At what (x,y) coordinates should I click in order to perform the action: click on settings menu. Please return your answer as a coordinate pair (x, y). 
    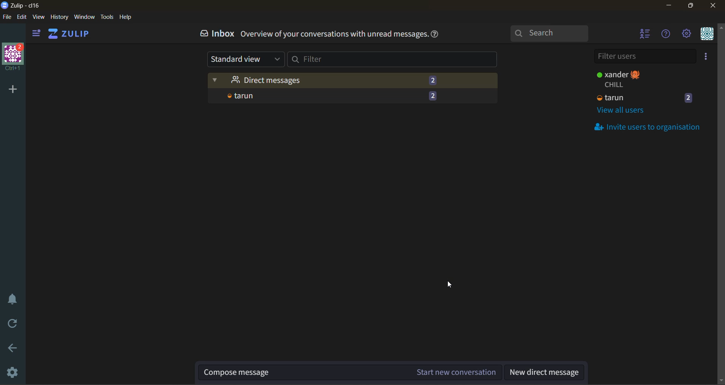
    Looking at the image, I should click on (688, 35).